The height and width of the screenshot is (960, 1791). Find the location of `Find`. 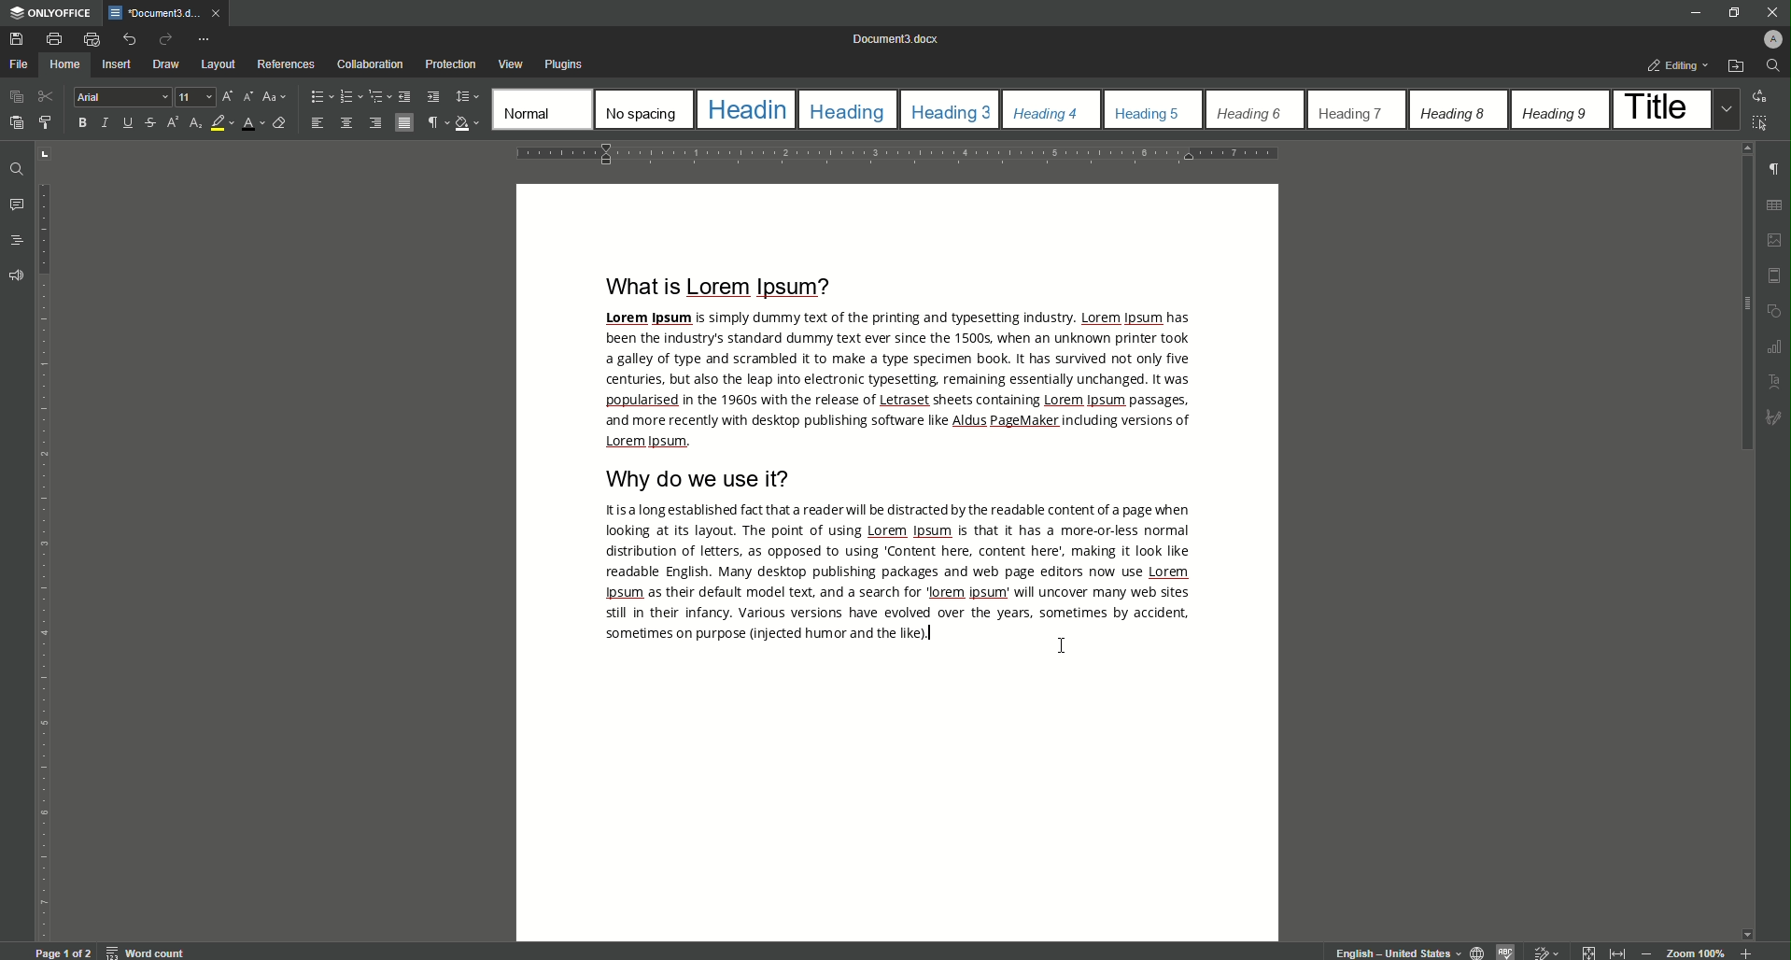

Find is located at coordinates (12, 167).